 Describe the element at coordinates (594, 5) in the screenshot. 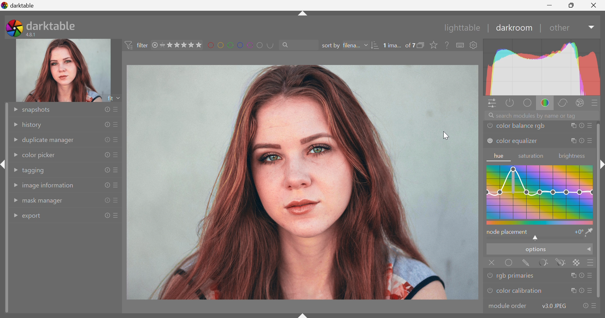

I see `` at that location.